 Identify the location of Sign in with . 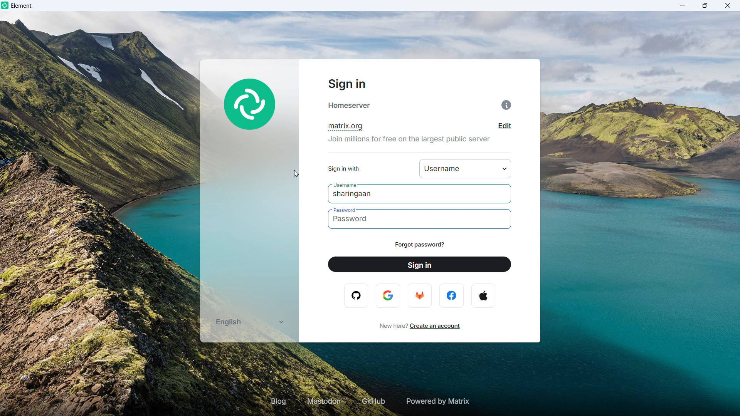
(466, 168).